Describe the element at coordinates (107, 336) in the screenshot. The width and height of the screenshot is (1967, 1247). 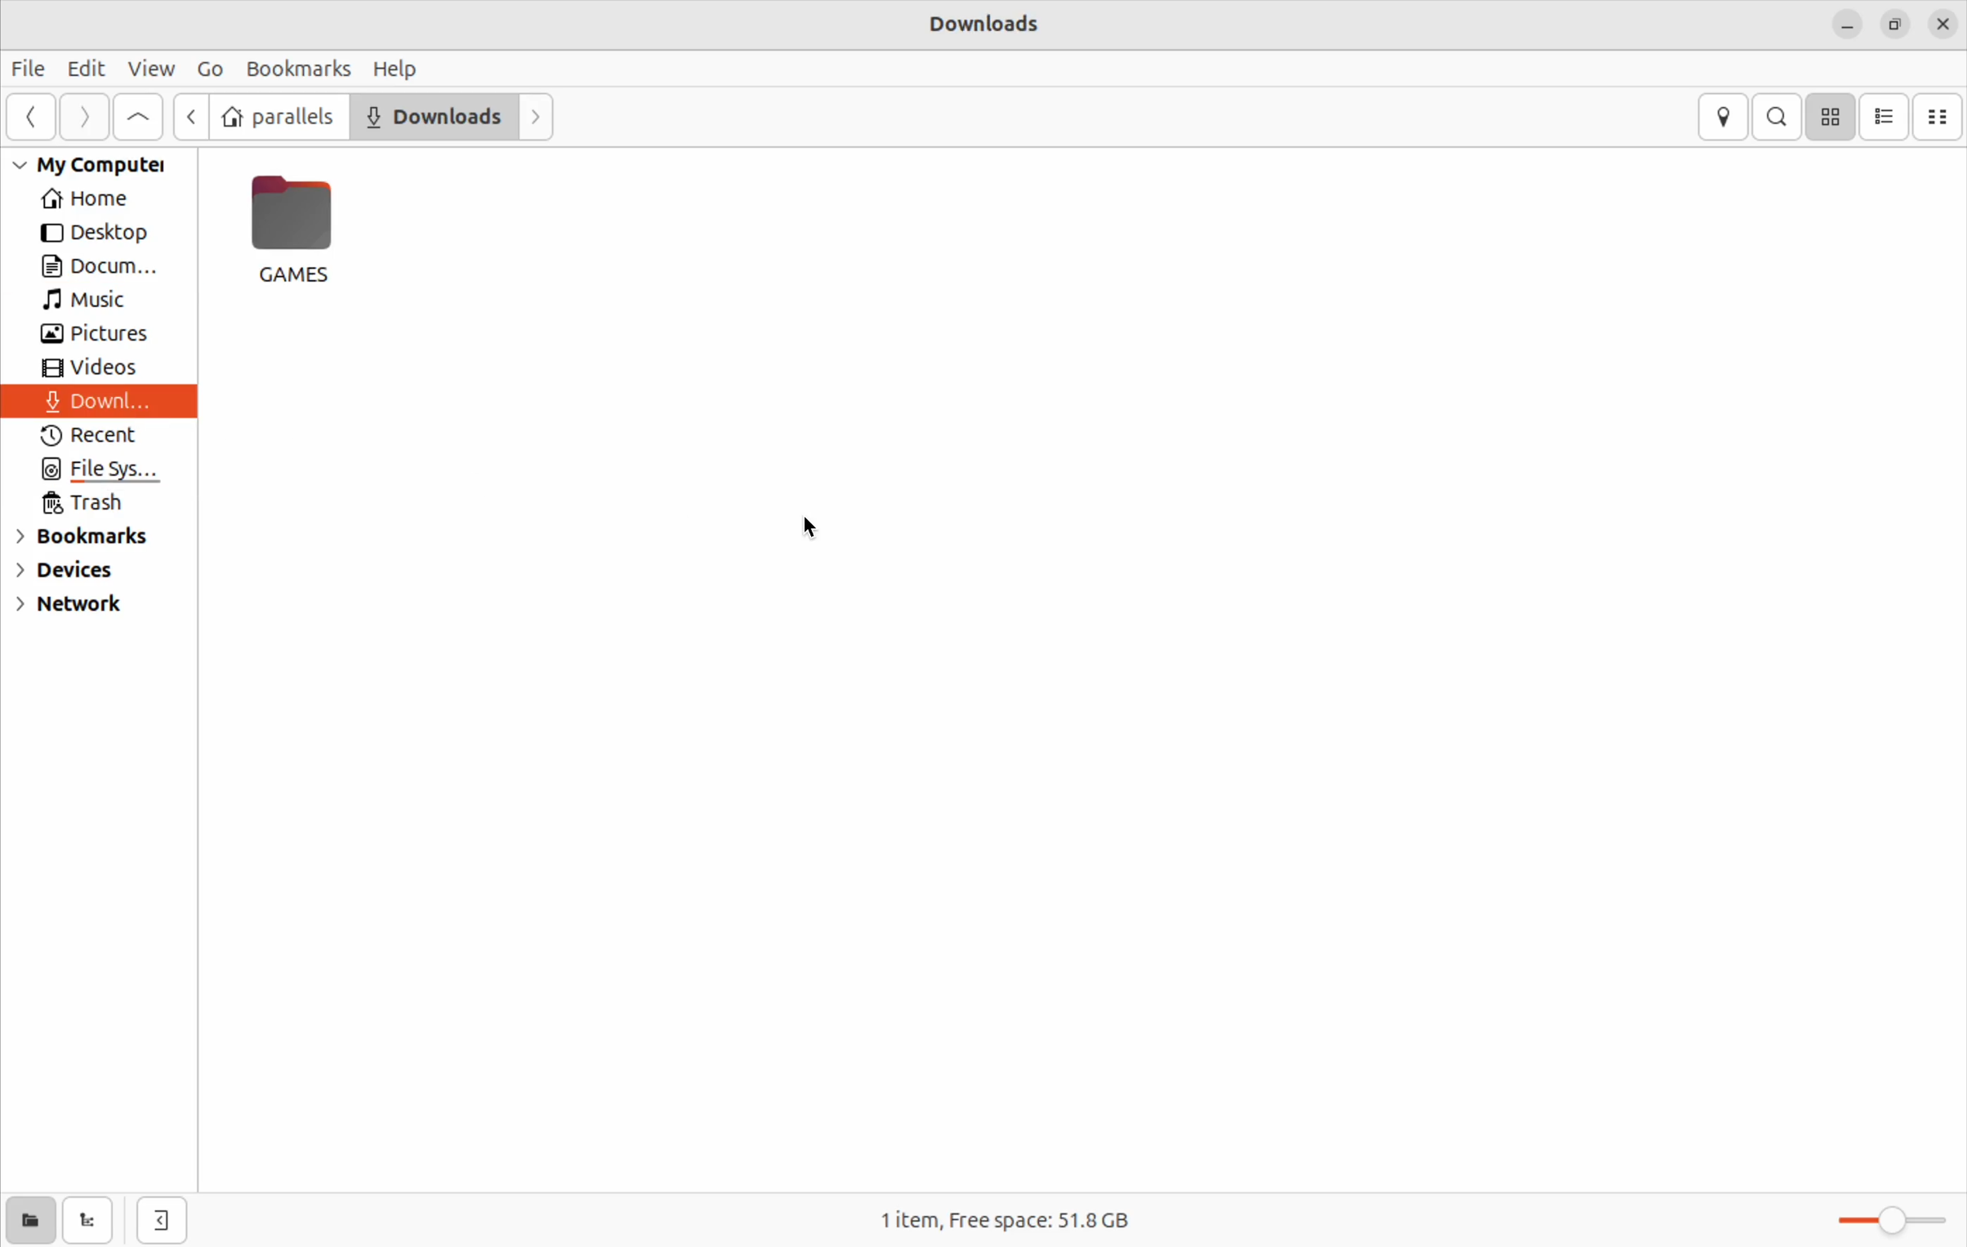
I see `pictures` at that location.